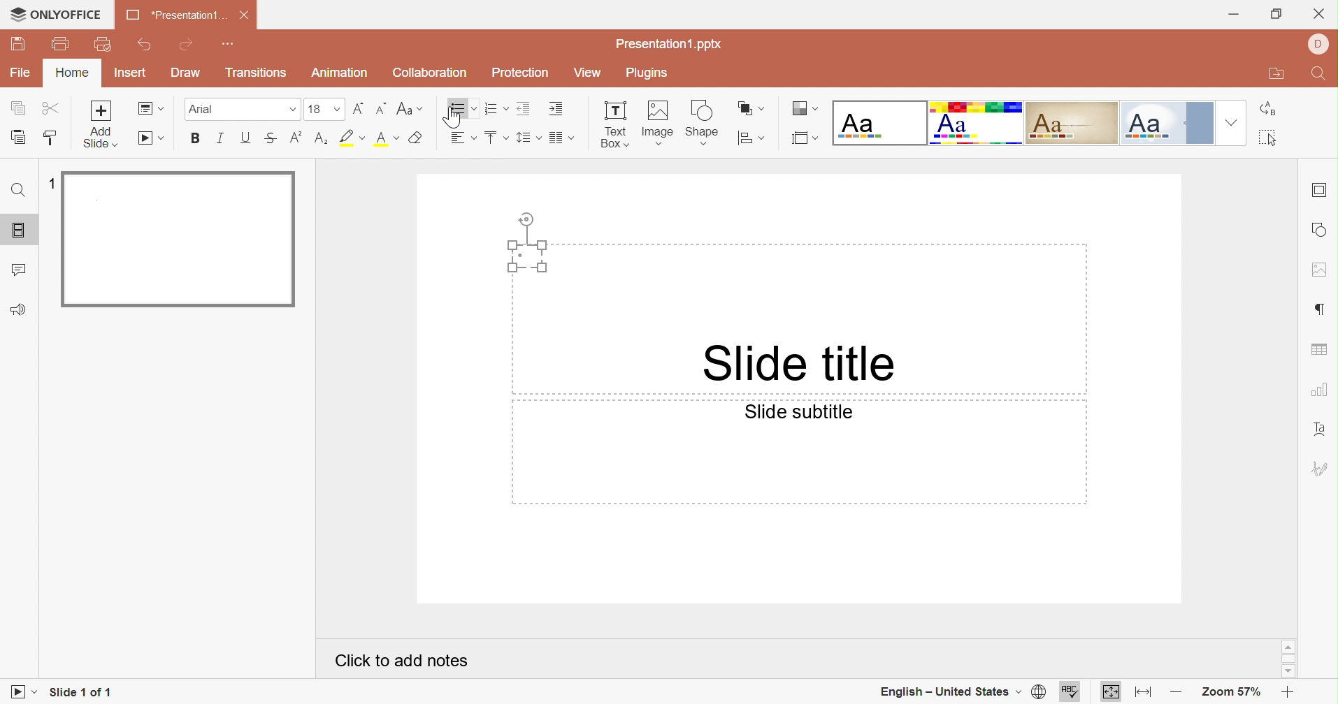 The image size is (1338, 704). What do you see at coordinates (1322, 45) in the screenshot?
I see `DELL` at bounding box center [1322, 45].